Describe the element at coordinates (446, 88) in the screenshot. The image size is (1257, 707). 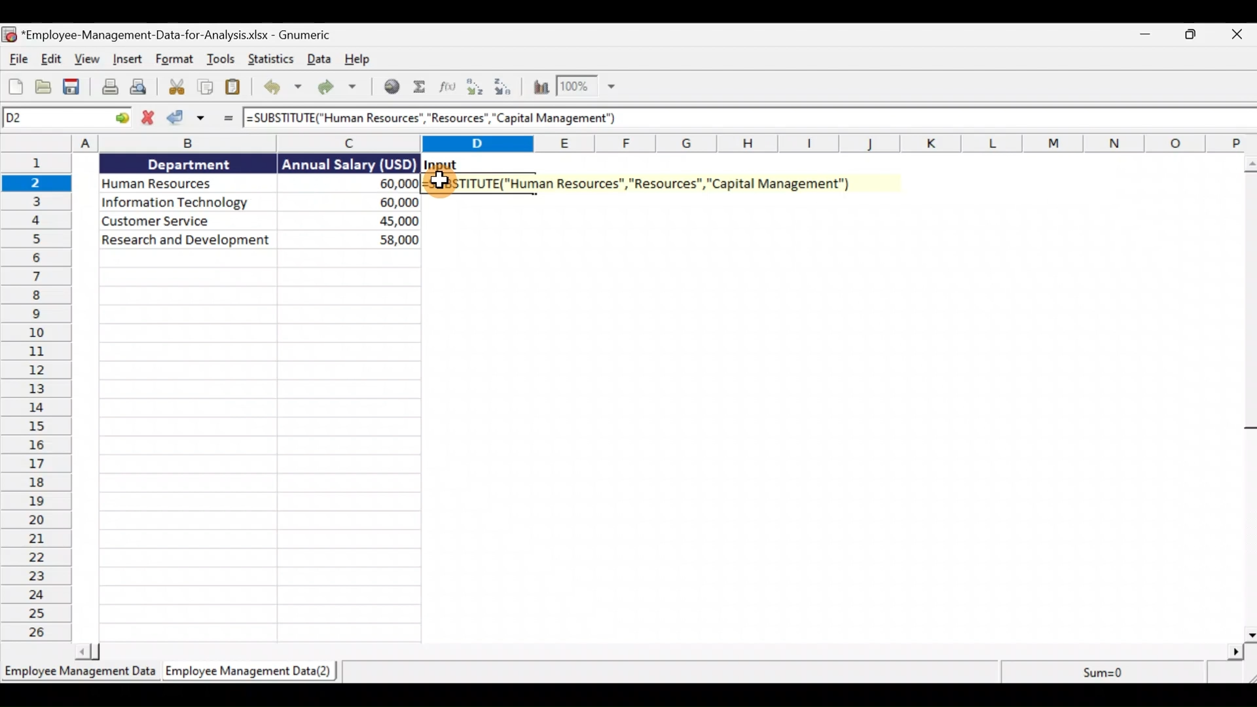
I see `Edit a function in the current cell` at that location.